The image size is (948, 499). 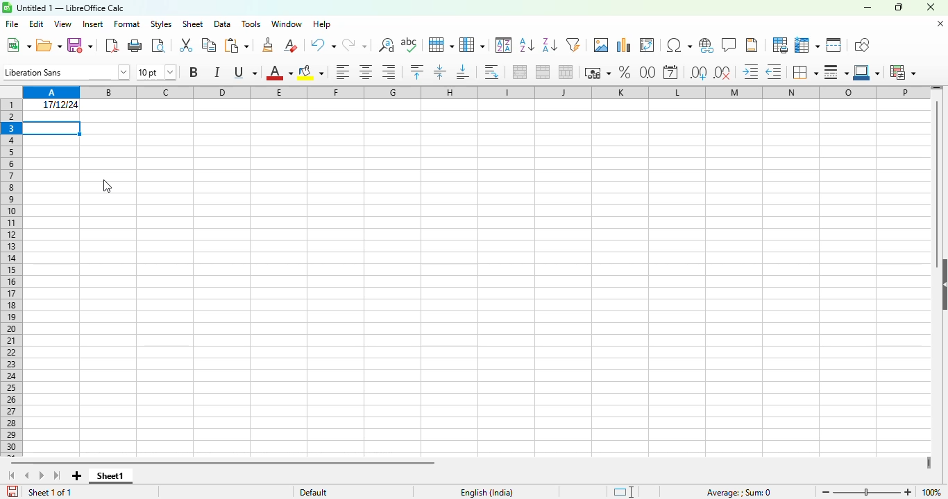 What do you see at coordinates (930, 7) in the screenshot?
I see `close` at bounding box center [930, 7].